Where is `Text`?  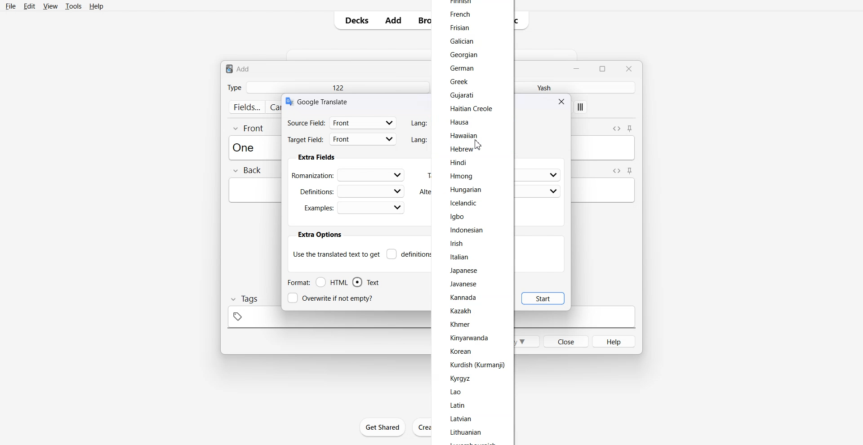
Text is located at coordinates (238, 68).